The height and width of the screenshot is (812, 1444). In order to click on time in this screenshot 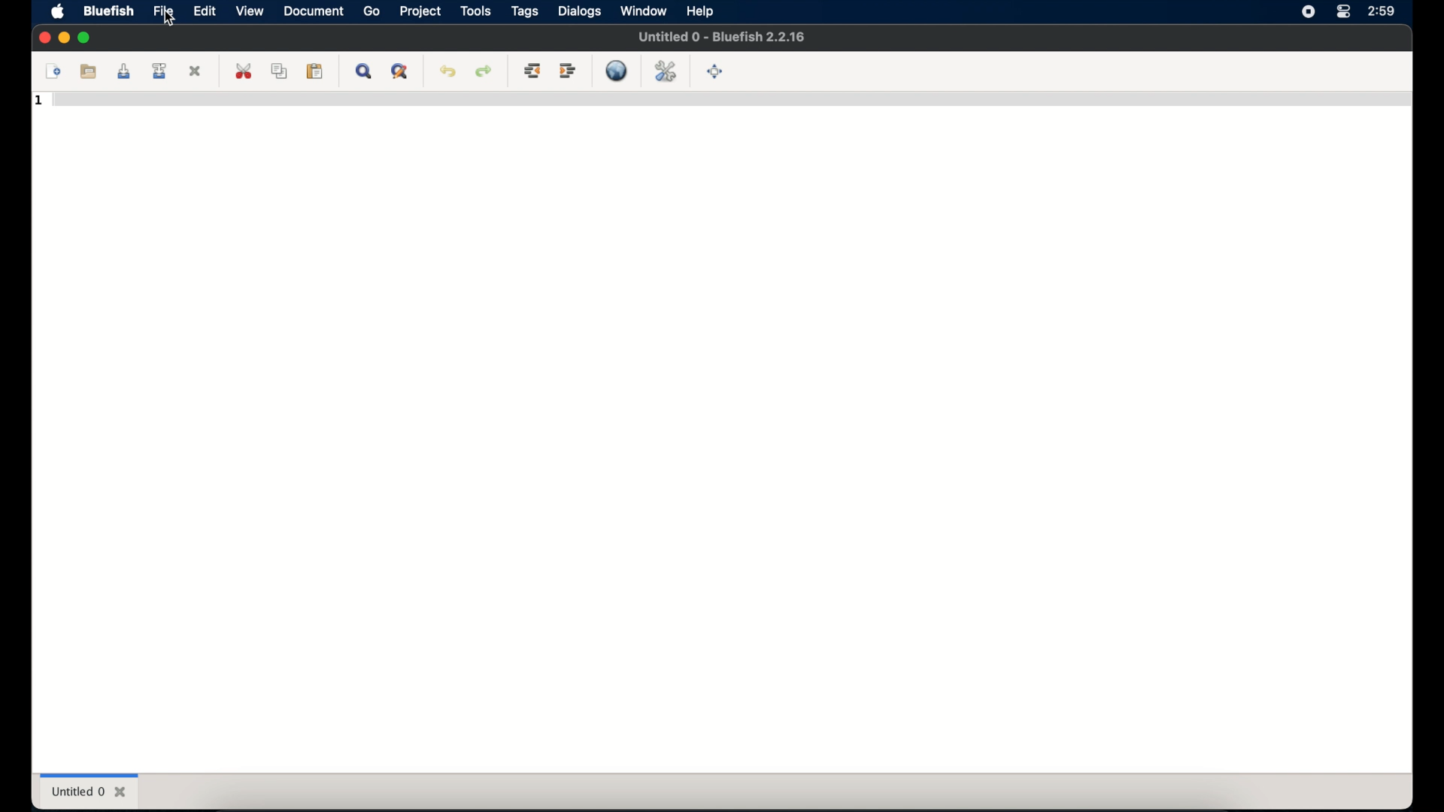, I will do `click(1382, 11)`.